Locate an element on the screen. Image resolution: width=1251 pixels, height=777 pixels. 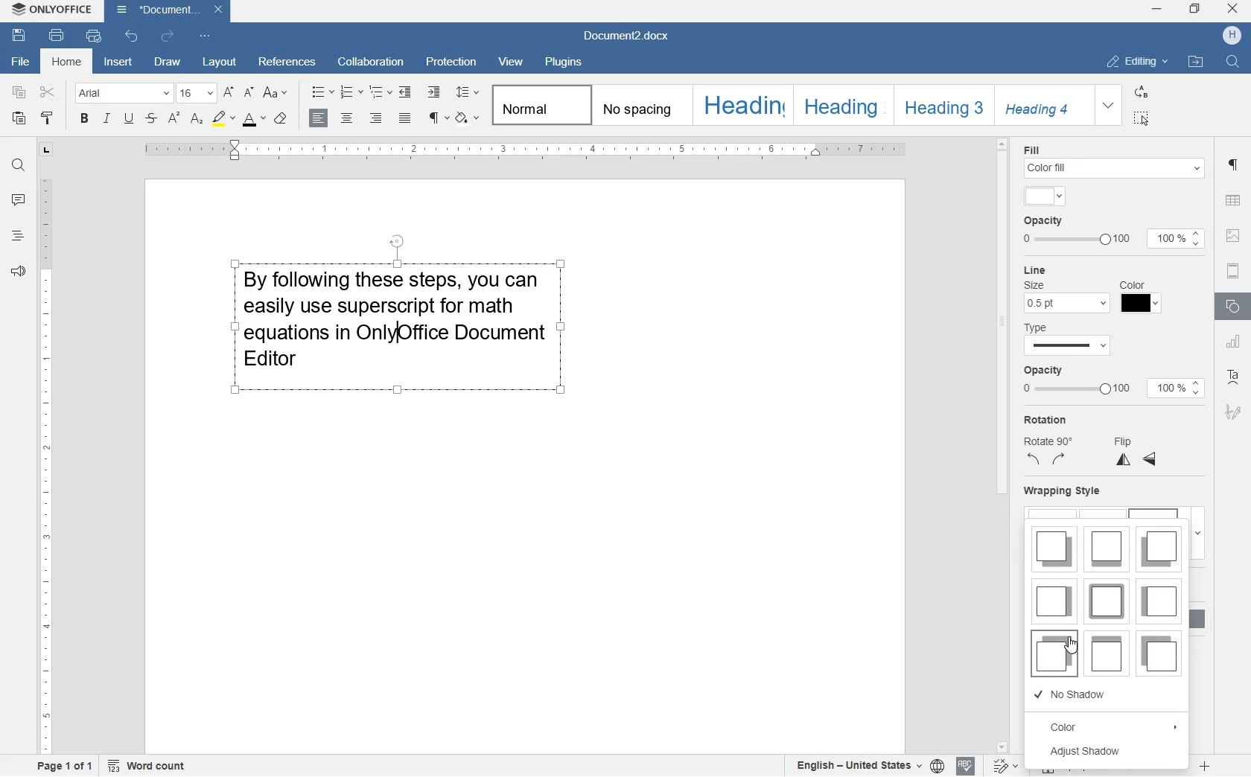
copy is located at coordinates (19, 93).